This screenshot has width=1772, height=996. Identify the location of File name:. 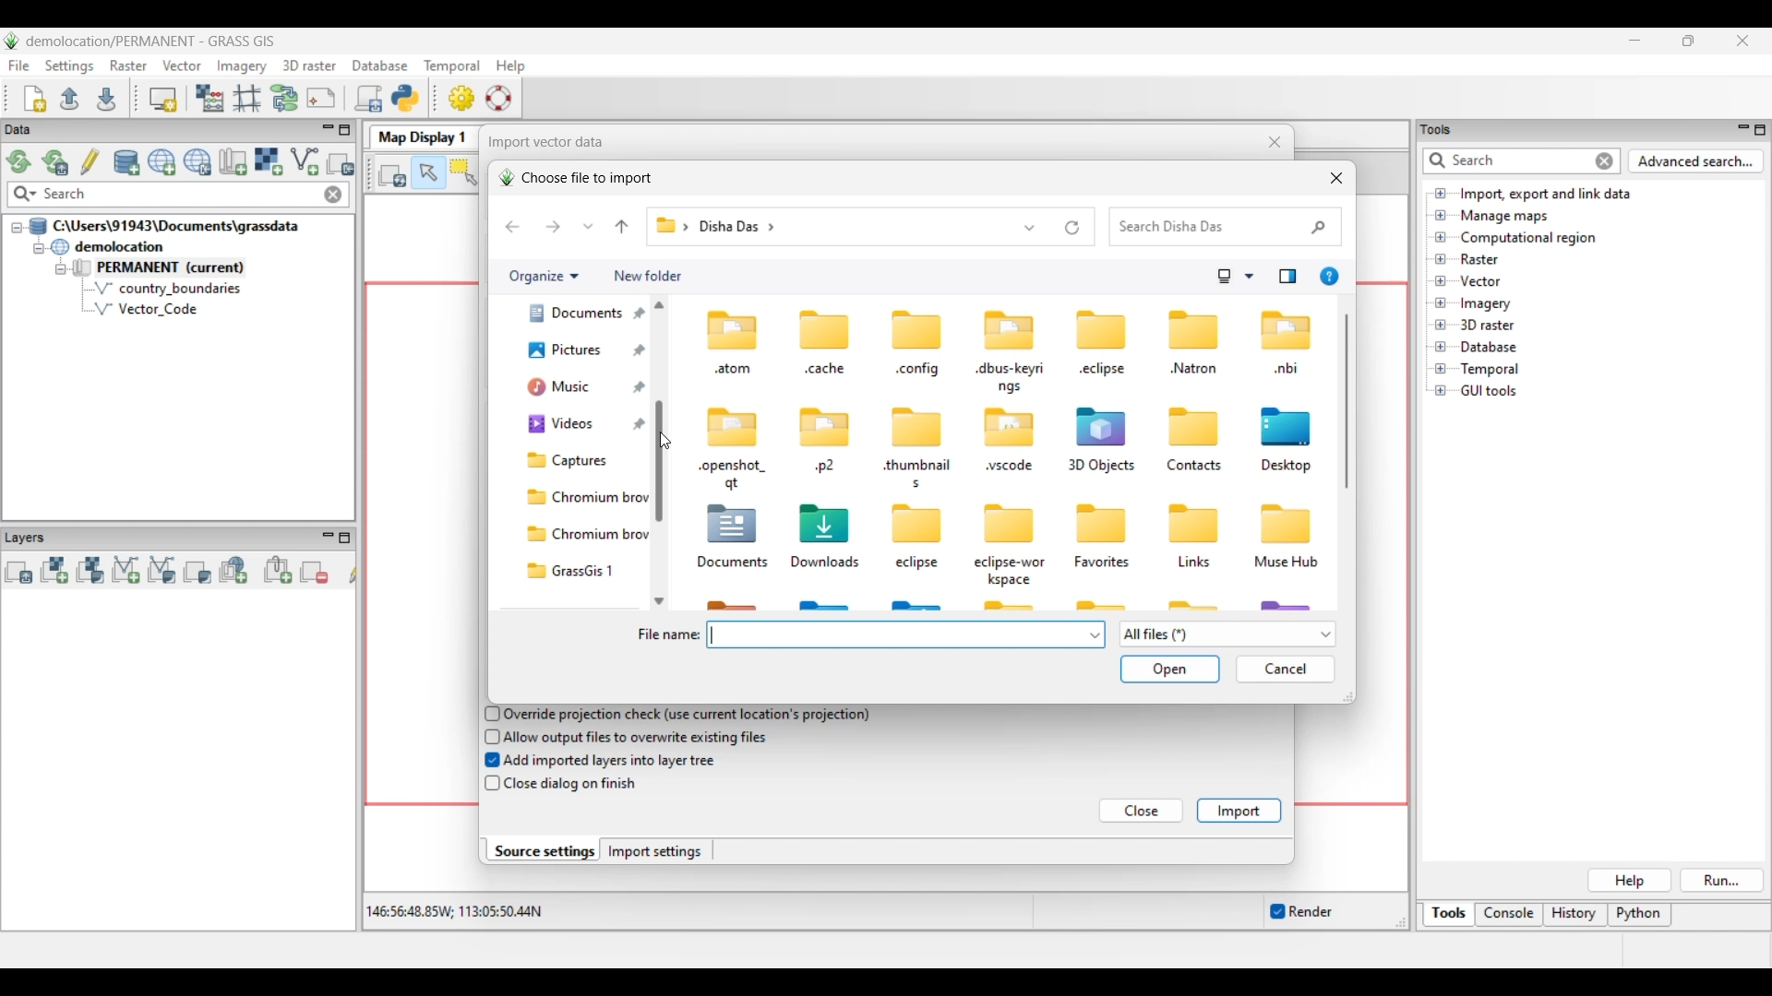
(667, 635).